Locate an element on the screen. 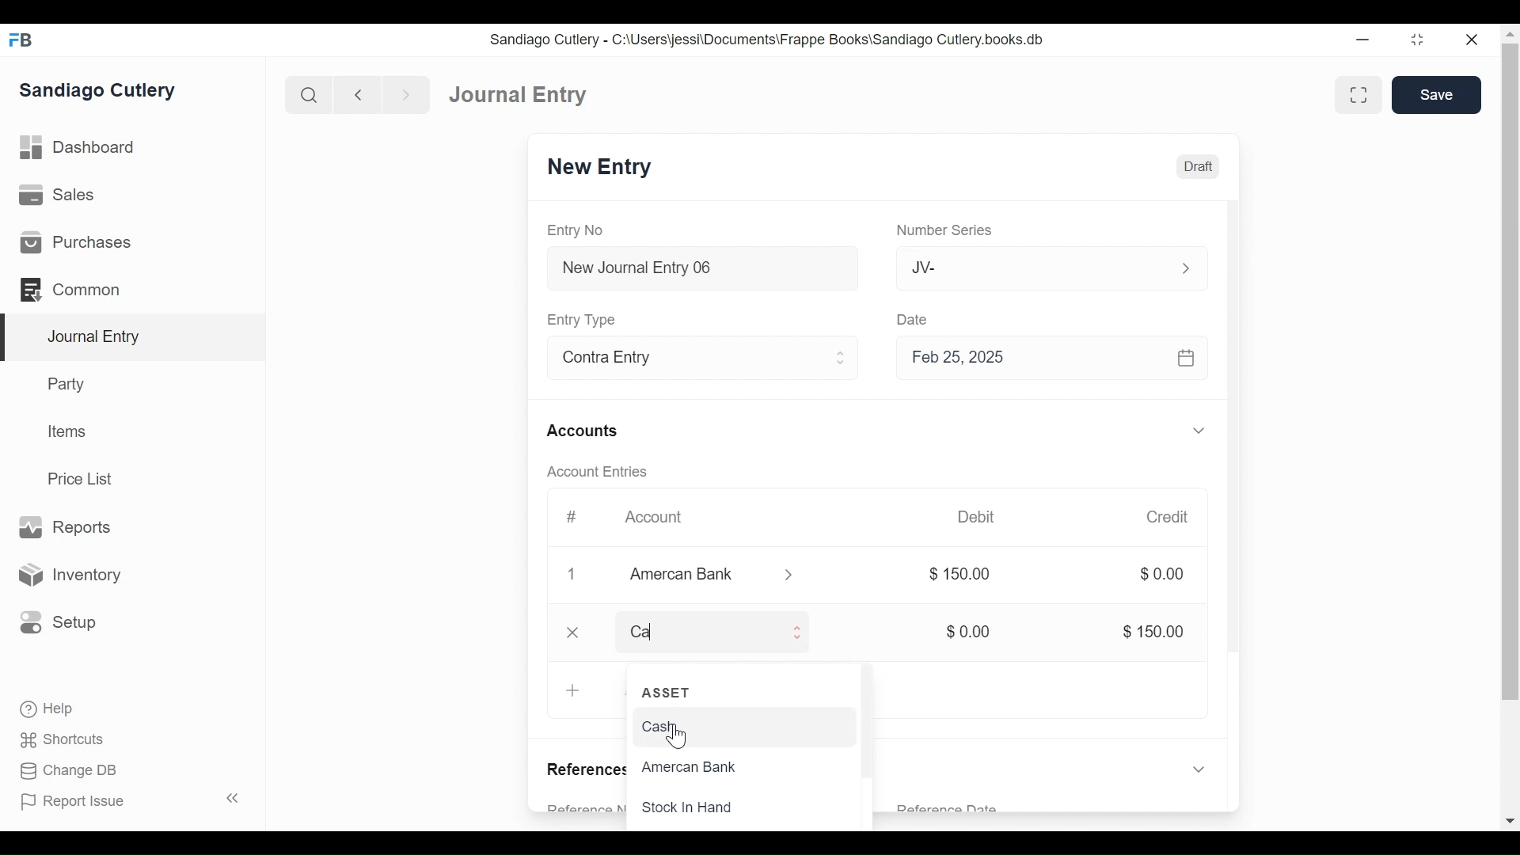  Number Series is located at coordinates (953, 230).